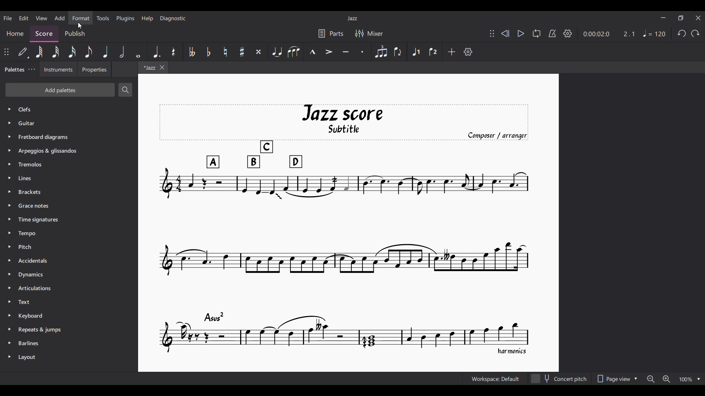 This screenshot has height=396, width=705. What do you see at coordinates (81, 27) in the screenshot?
I see `Cursor` at bounding box center [81, 27].